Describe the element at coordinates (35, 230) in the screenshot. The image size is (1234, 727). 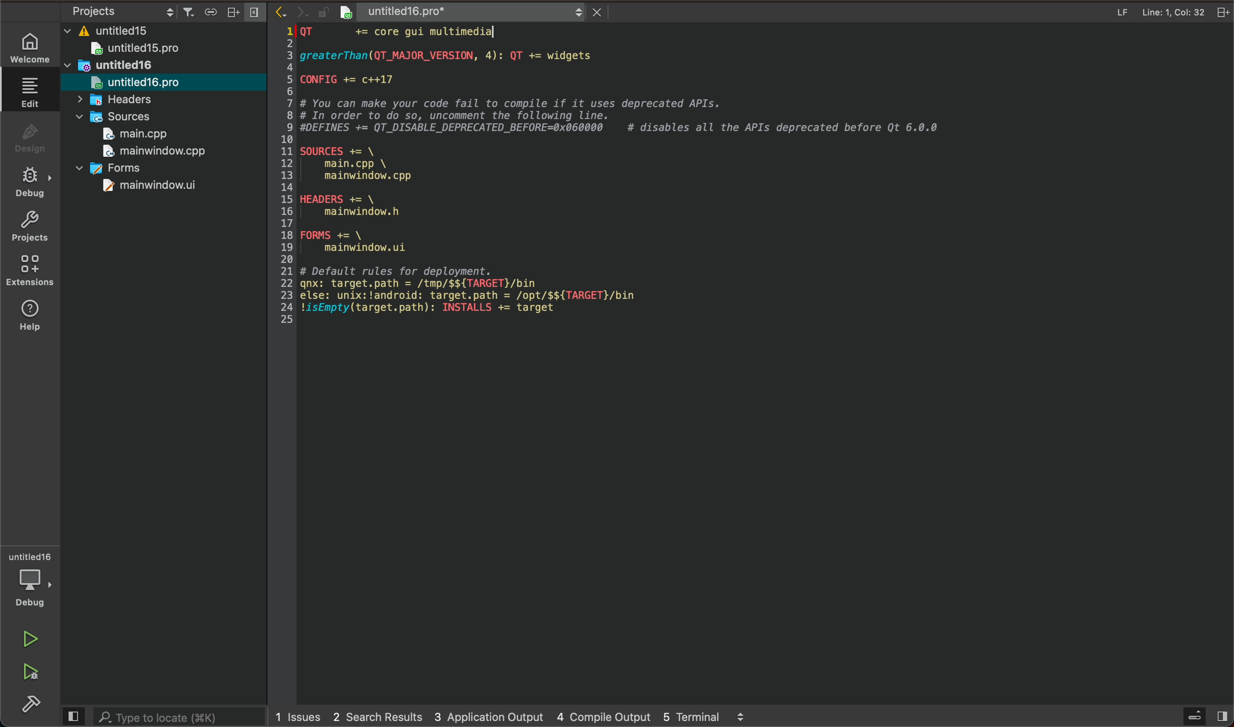
I see `projects` at that location.